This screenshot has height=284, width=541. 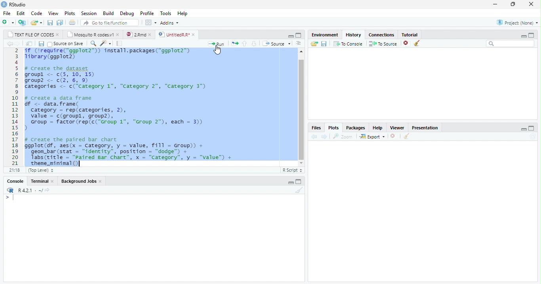 I want to click on maximize, so click(x=533, y=35).